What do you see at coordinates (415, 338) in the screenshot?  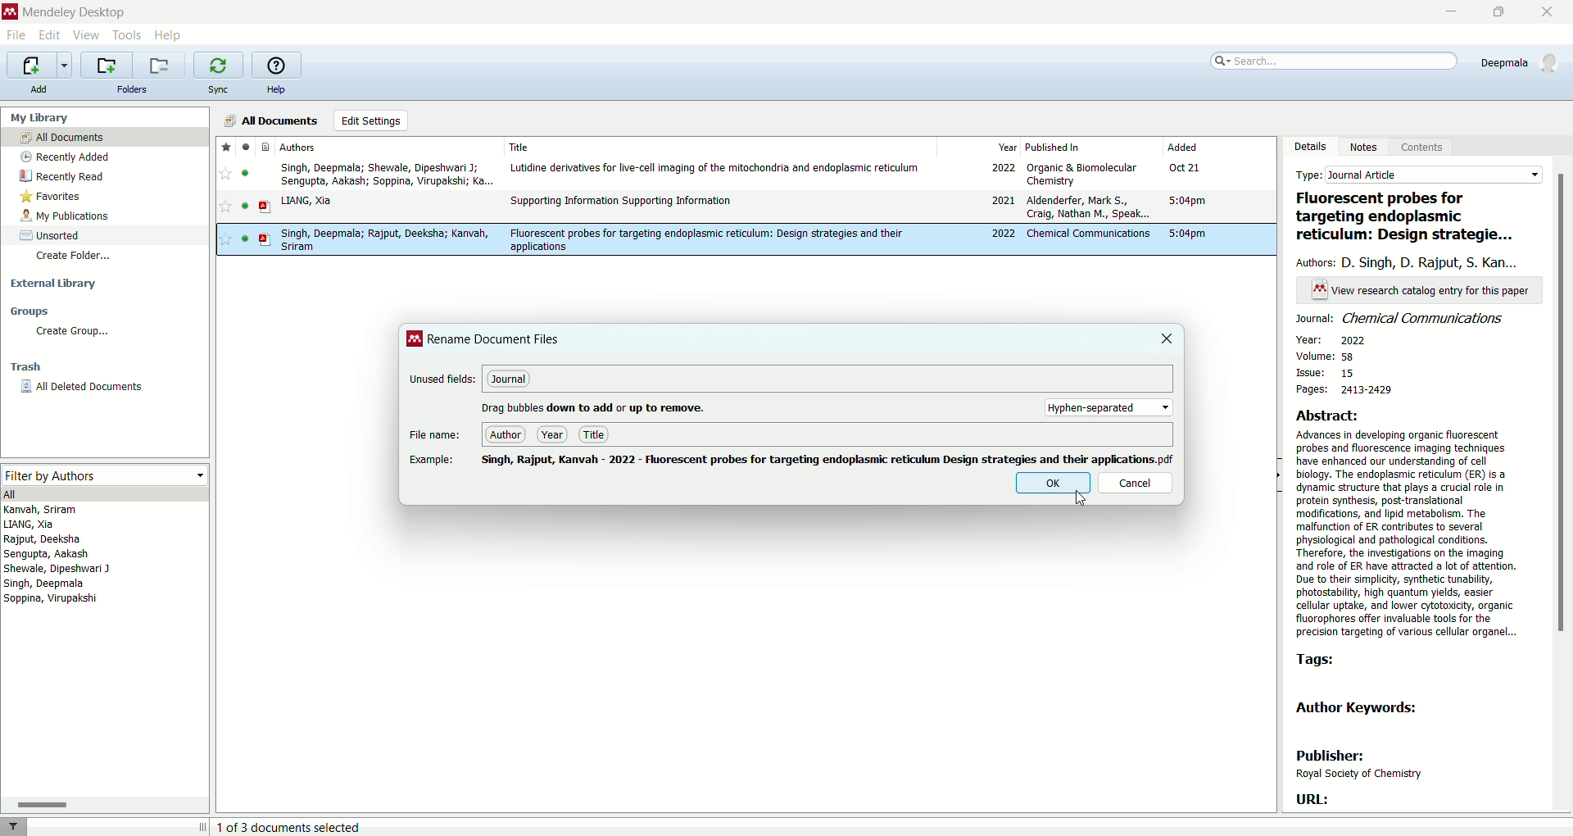 I see `logo` at bounding box center [415, 338].